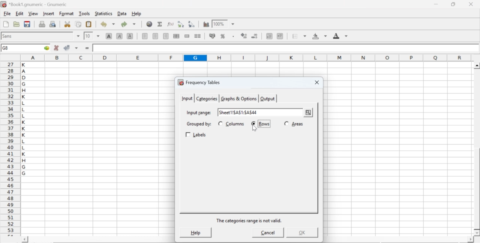 Image resolution: width=480 pixels, height=243 pixels. What do you see at coordinates (297, 124) in the screenshot?
I see `areas` at bounding box center [297, 124].